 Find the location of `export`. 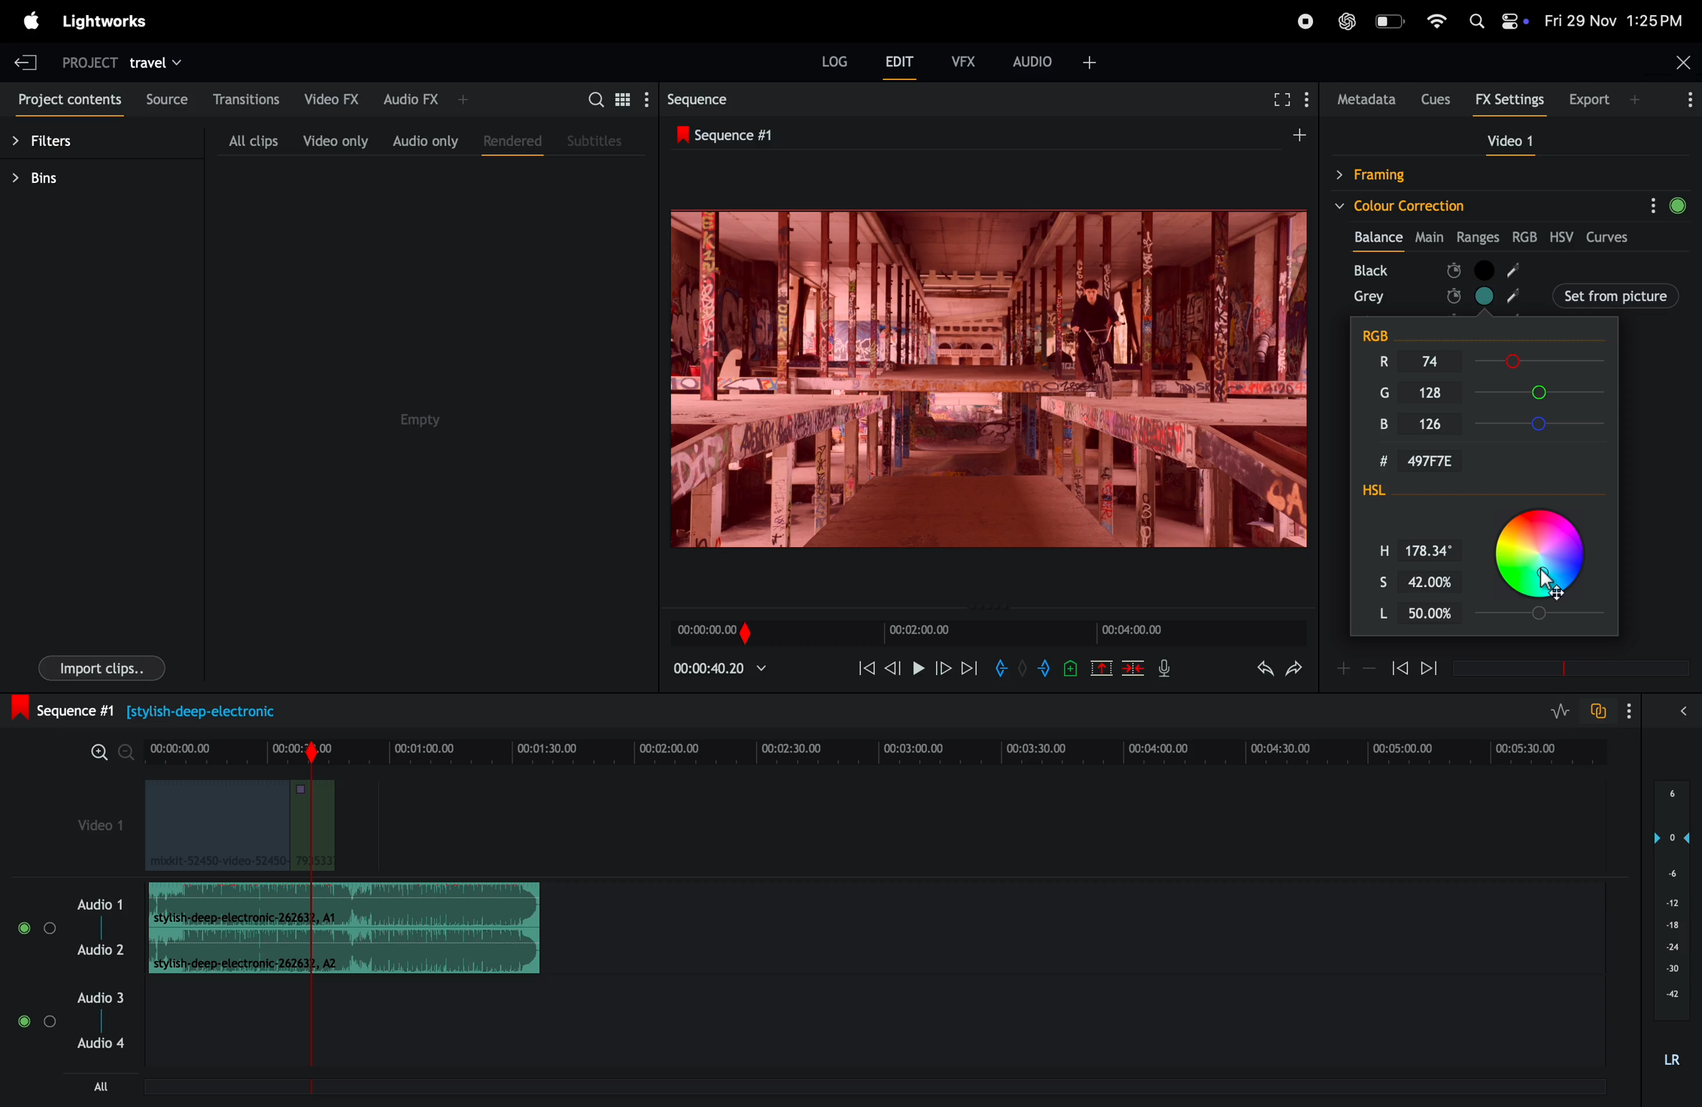

export is located at coordinates (1608, 99).